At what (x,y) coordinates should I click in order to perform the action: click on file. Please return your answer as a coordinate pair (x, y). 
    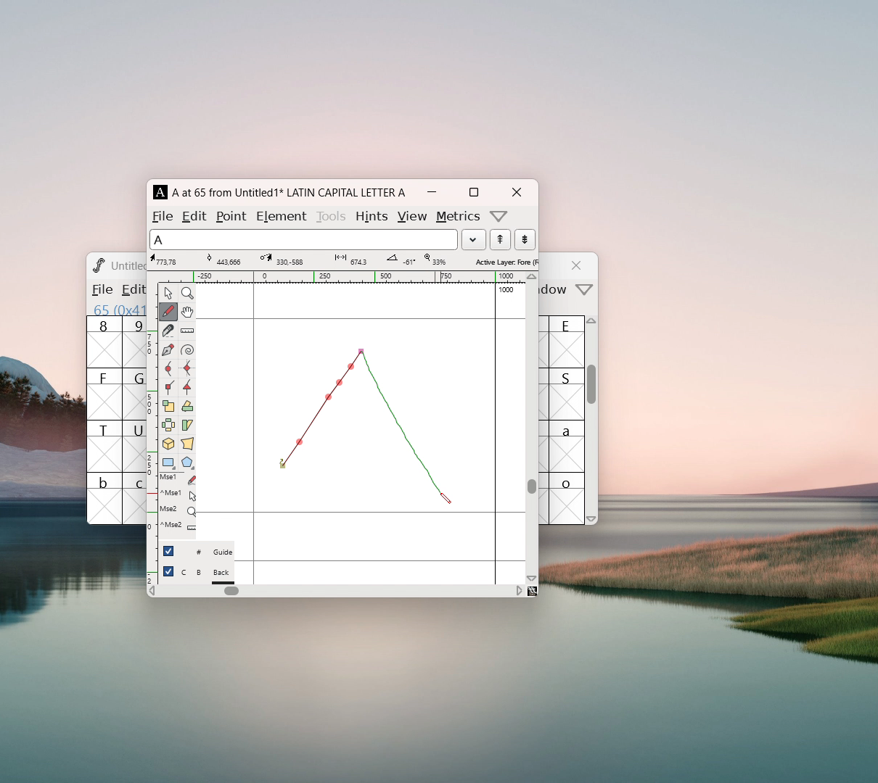
    Looking at the image, I should click on (163, 216).